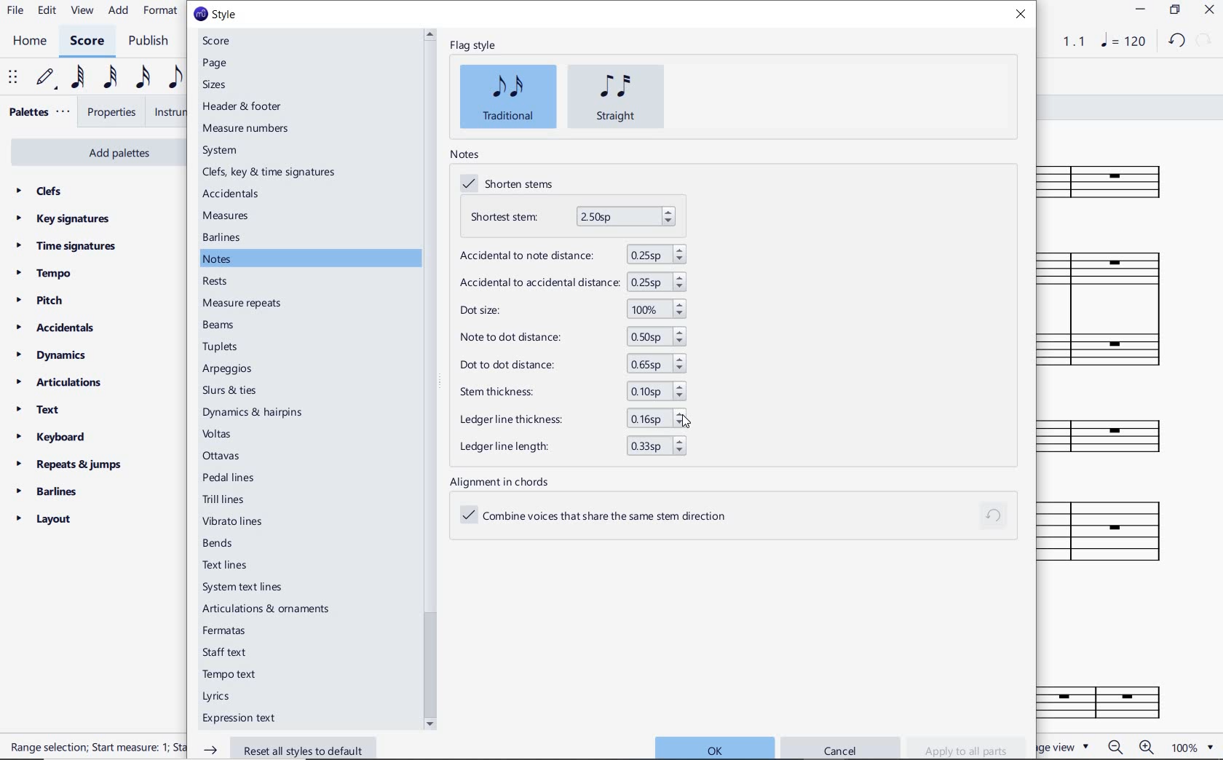 Image resolution: width=1223 pixels, height=760 pixels. Describe the element at coordinates (569, 336) in the screenshot. I see `note to dot distance` at that location.